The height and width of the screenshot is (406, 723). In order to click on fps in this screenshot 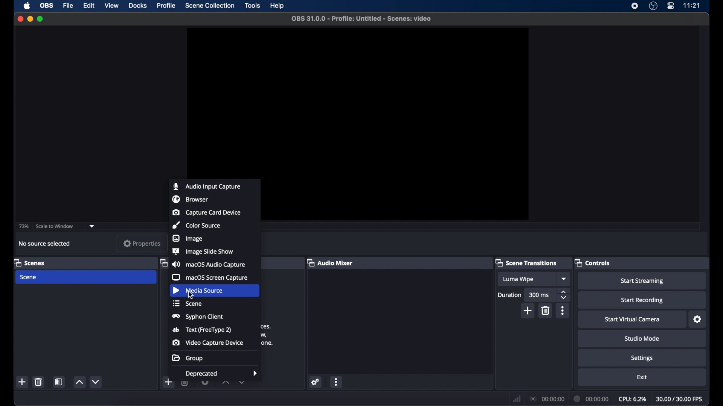, I will do `click(679, 399)`.